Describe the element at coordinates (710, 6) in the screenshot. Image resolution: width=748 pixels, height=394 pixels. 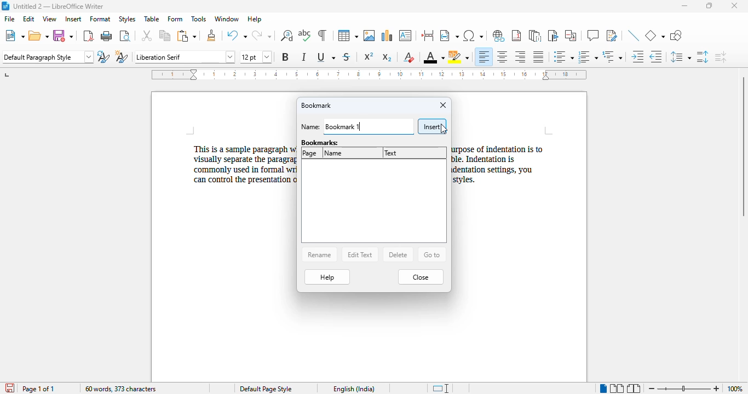
I see `maximize` at that location.